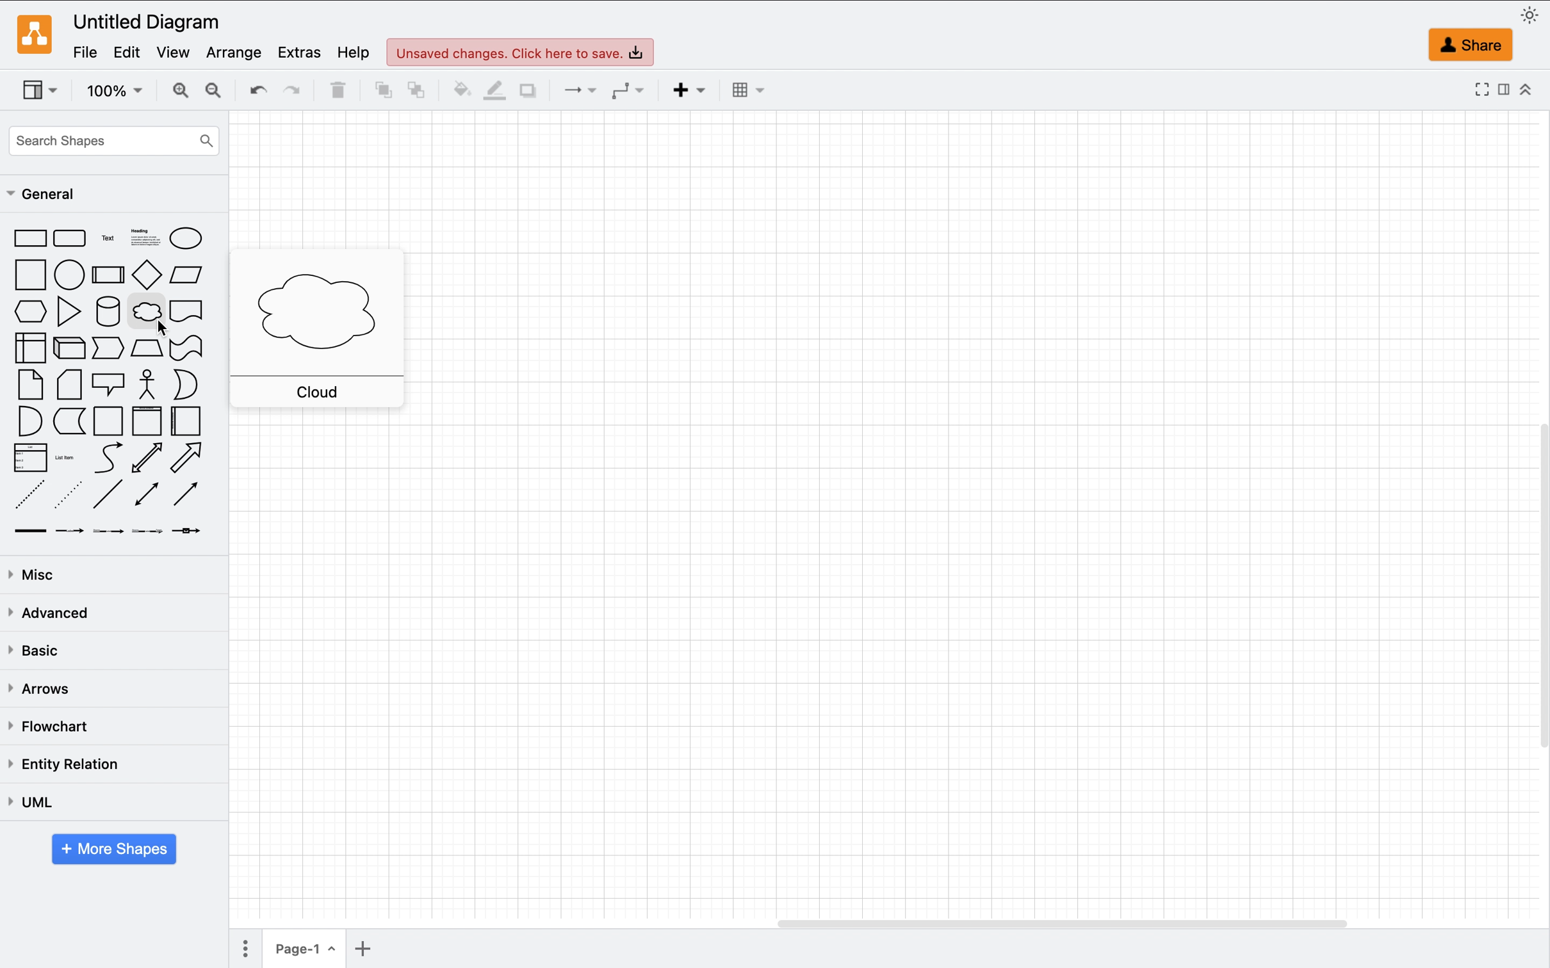 The width and height of the screenshot is (1550, 968). I want to click on diamond, so click(146, 275).